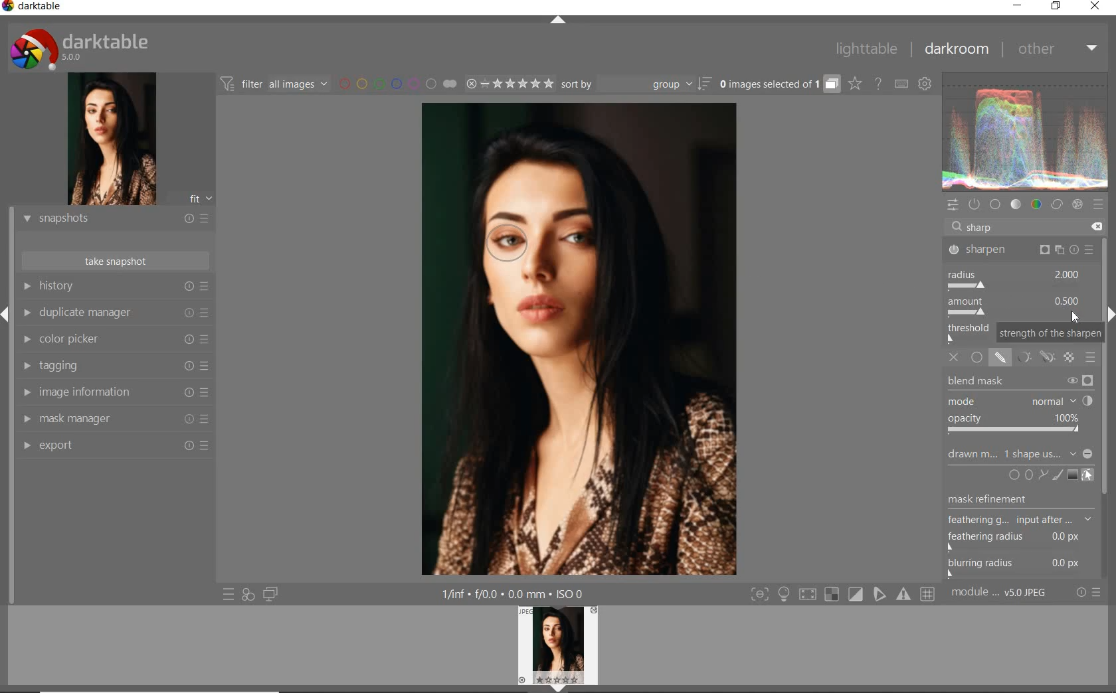  Describe the element at coordinates (924, 81) in the screenshot. I see `show global preferences` at that location.